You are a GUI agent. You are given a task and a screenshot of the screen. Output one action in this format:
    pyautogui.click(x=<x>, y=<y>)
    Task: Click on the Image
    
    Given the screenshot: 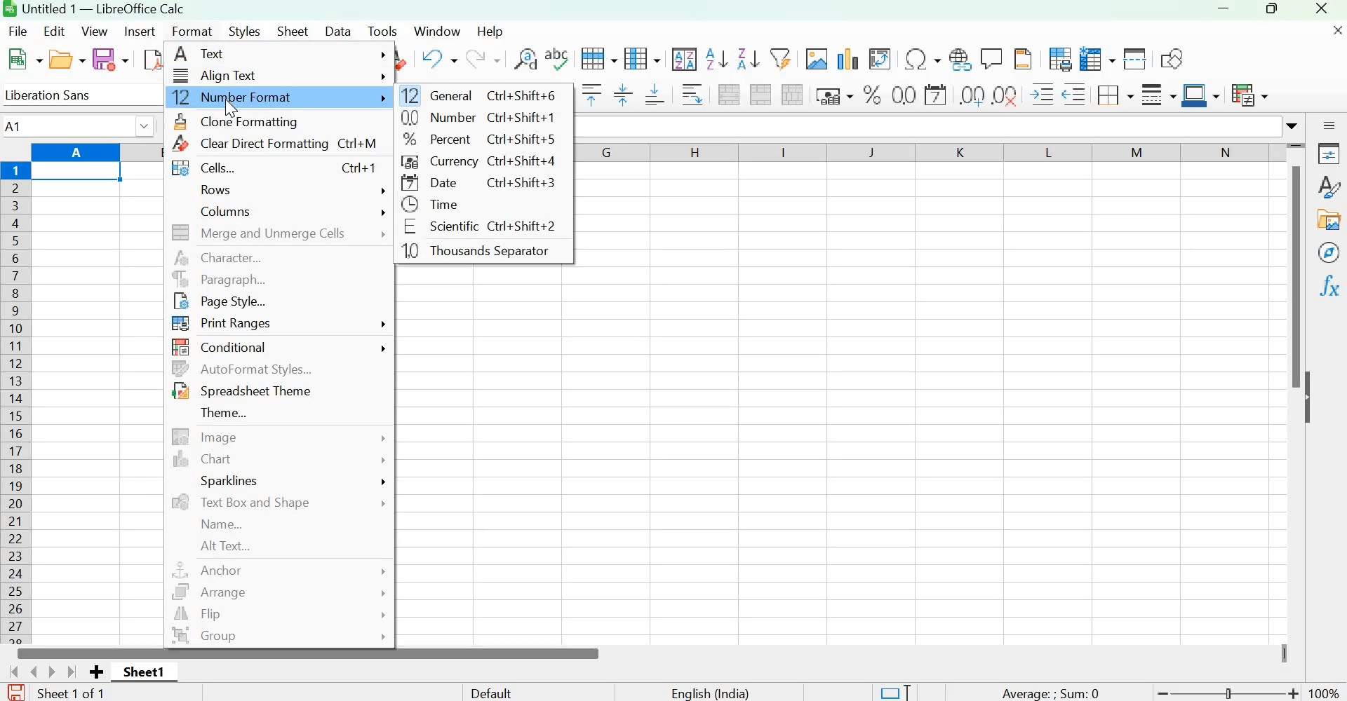 What is the action you would take?
    pyautogui.click(x=207, y=437)
    